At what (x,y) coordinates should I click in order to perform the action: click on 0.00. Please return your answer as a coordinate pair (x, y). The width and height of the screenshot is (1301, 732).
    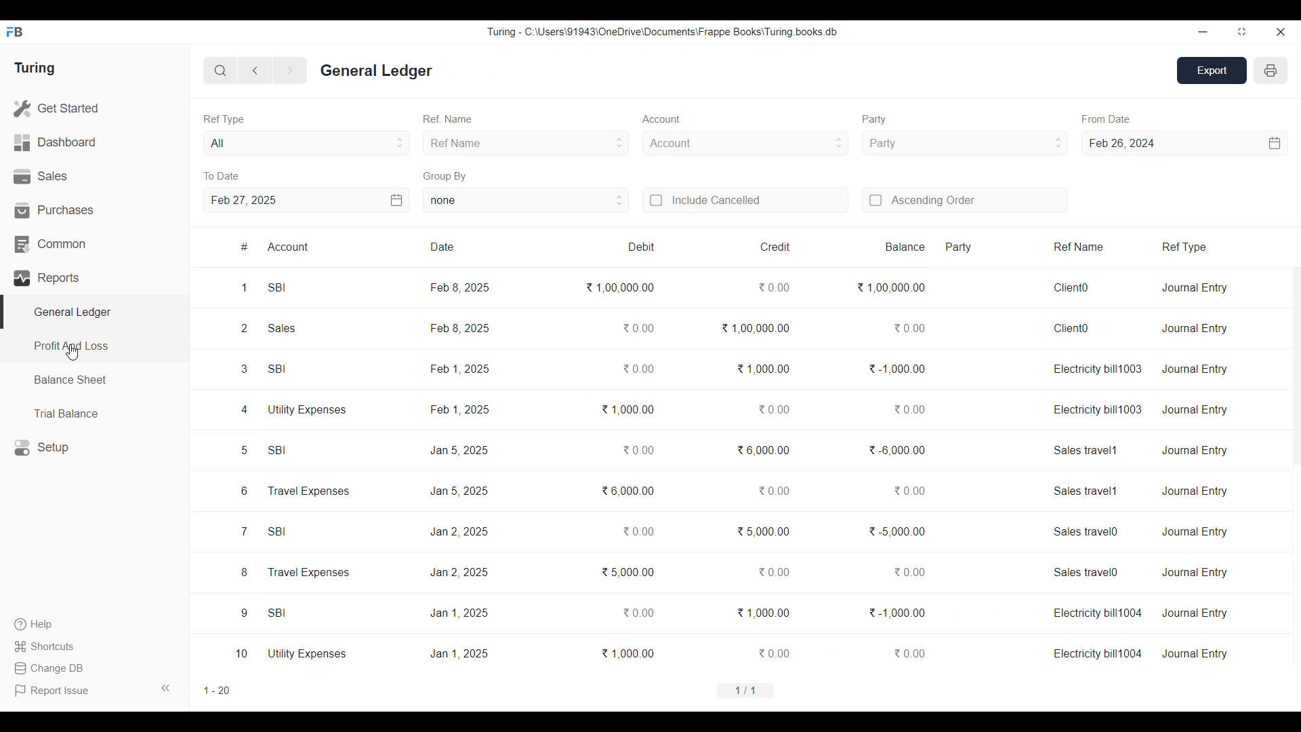
    Looking at the image, I should click on (911, 409).